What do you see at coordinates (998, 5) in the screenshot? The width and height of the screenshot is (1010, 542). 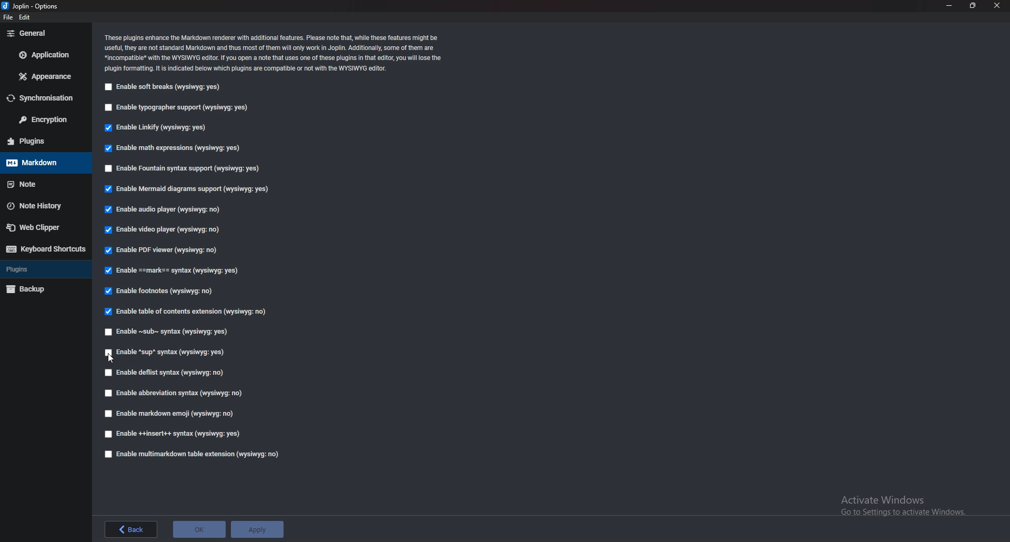 I see `close` at bounding box center [998, 5].